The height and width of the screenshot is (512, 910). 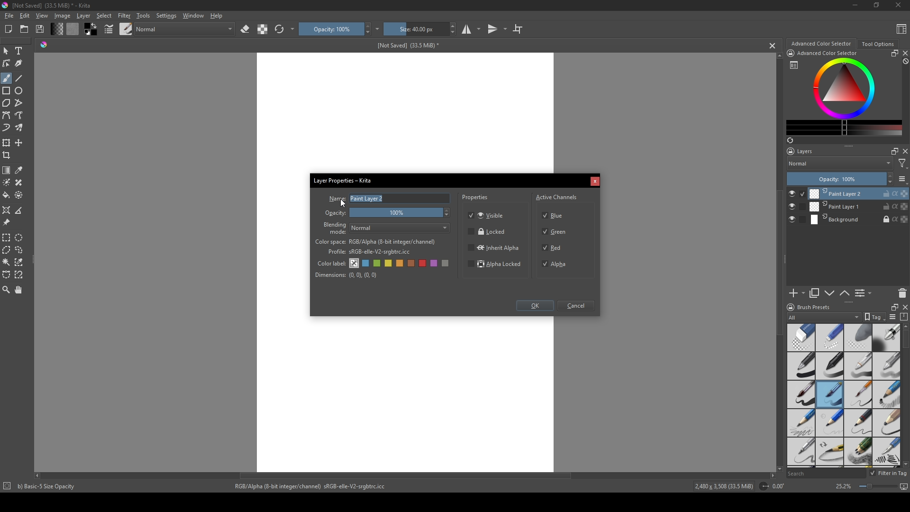 What do you see at coordinates (893, 53) in the screenshot?
I see `resize` at bounding box center [893, 53].